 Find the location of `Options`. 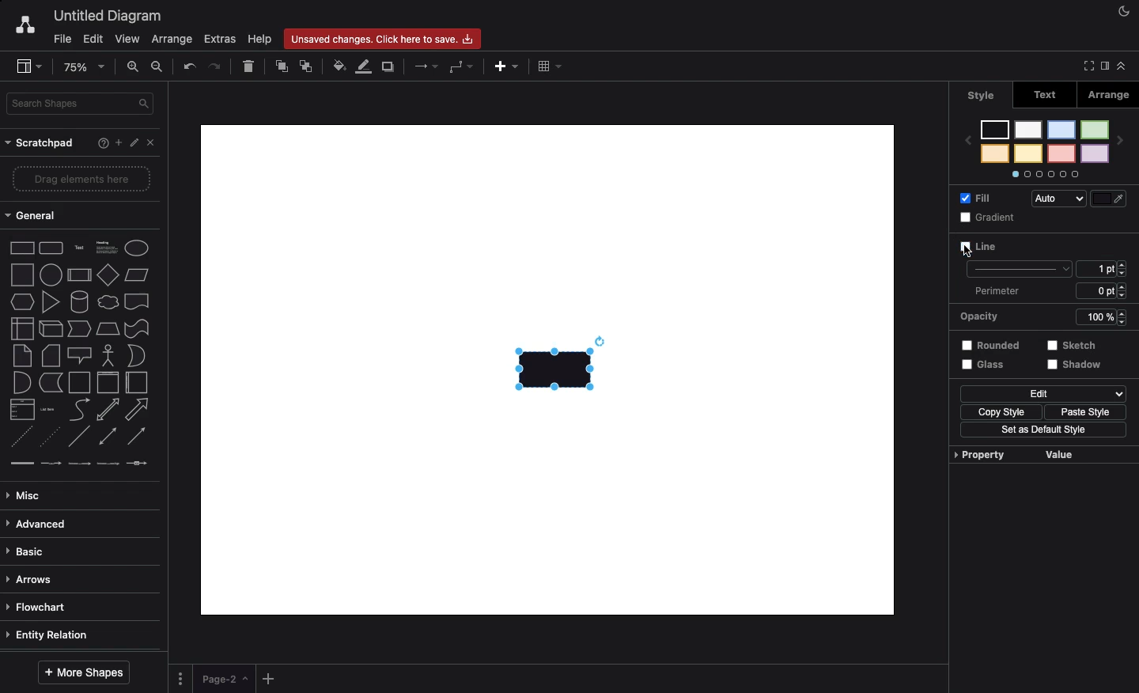

Options is located at coordinates (182, 680).